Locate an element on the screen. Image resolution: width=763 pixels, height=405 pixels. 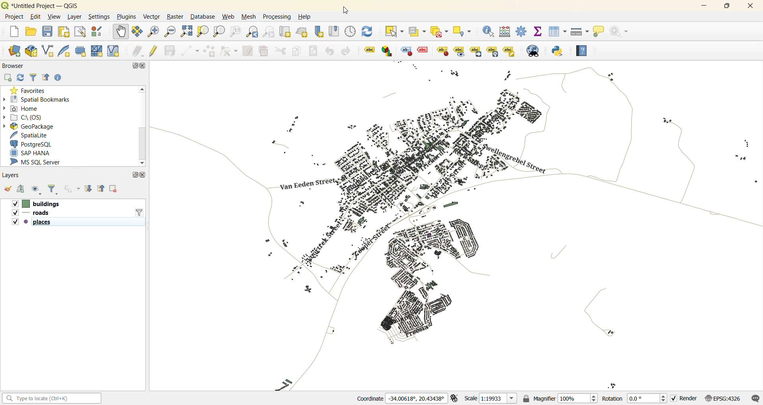
zoom in is located at coordinates (153, 32).